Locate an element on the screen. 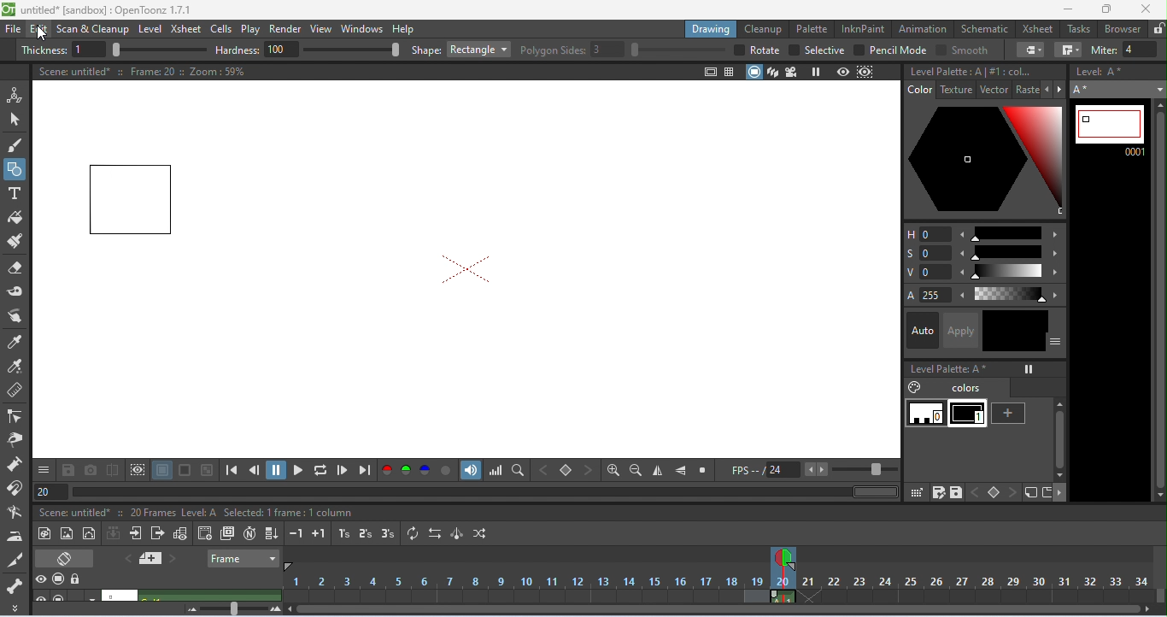 This screenshot has width=1167, height=617. polygon slides is located at coordinates (624, 50).